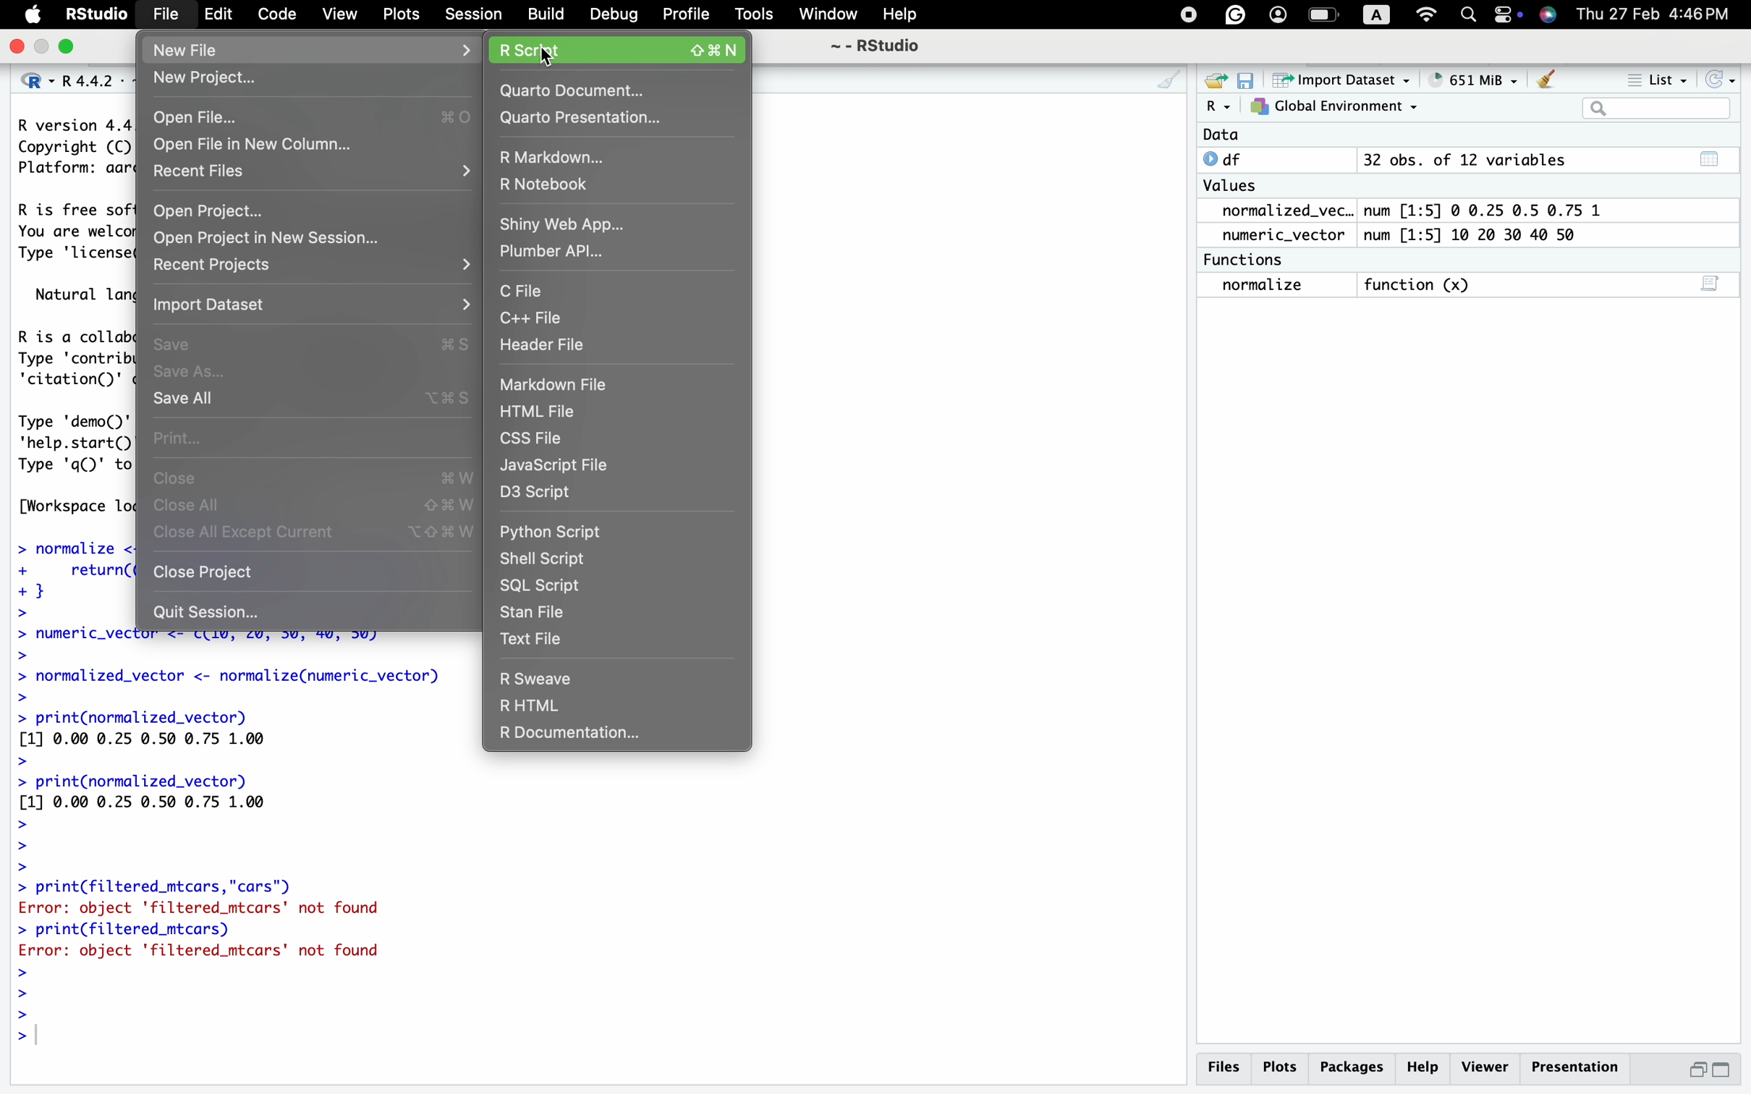  I want to click on Header File, so click(546, 350).